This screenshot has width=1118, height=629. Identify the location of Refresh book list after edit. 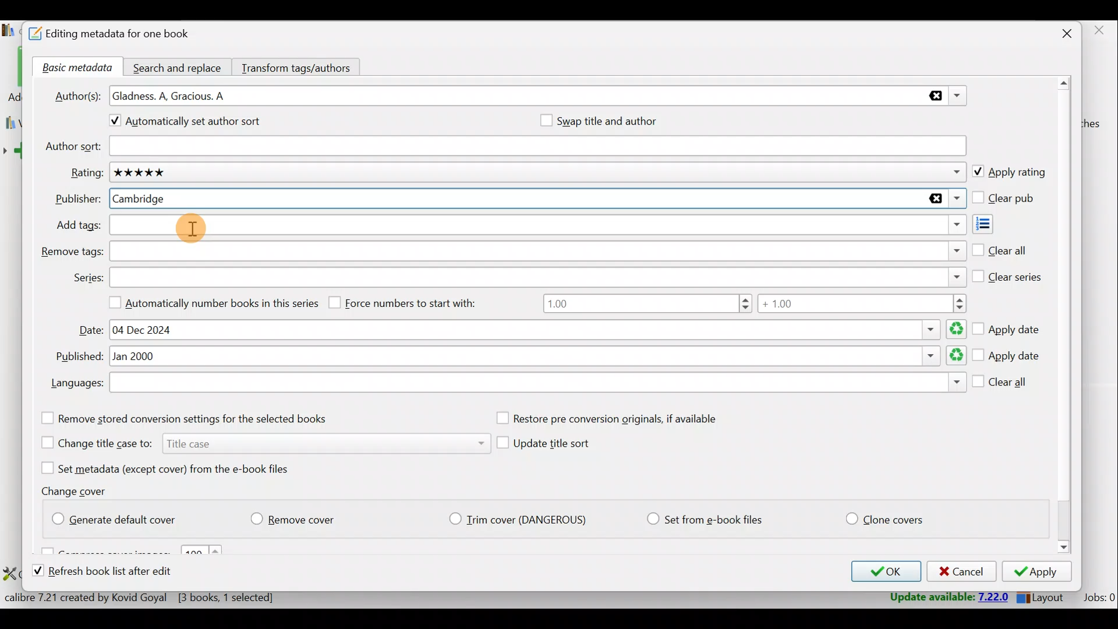
(113, 573).